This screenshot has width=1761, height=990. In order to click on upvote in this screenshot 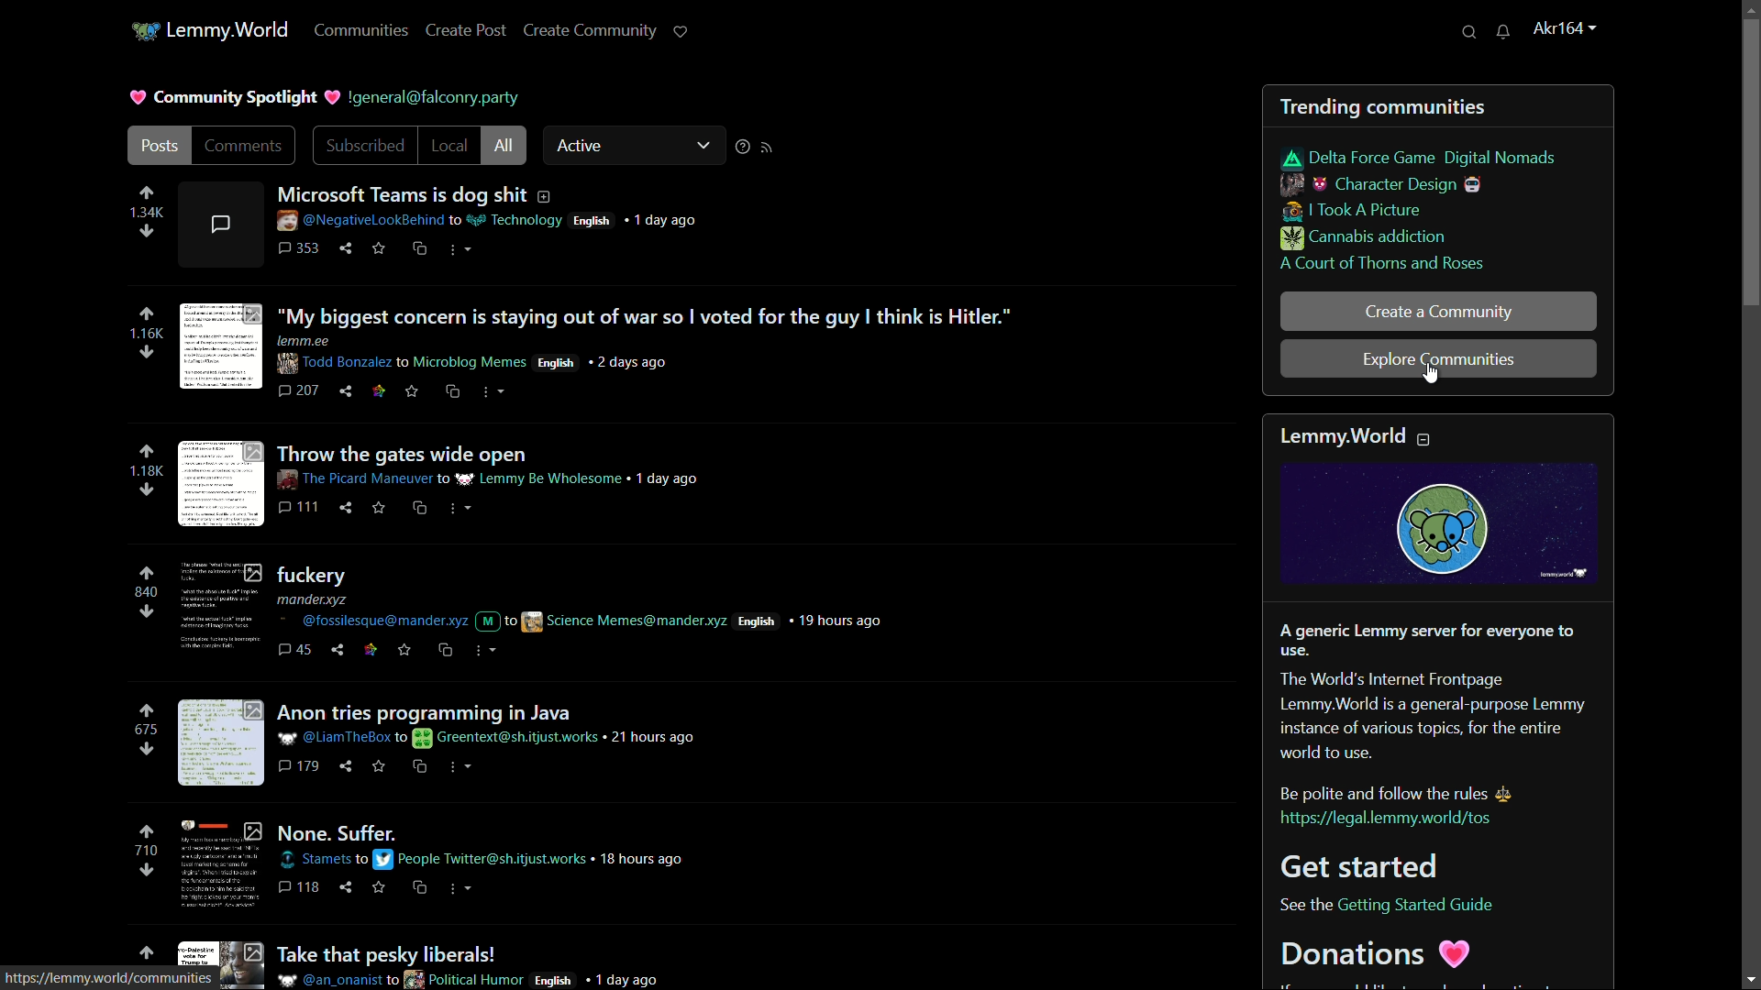, I will do `click(146, 574)`.